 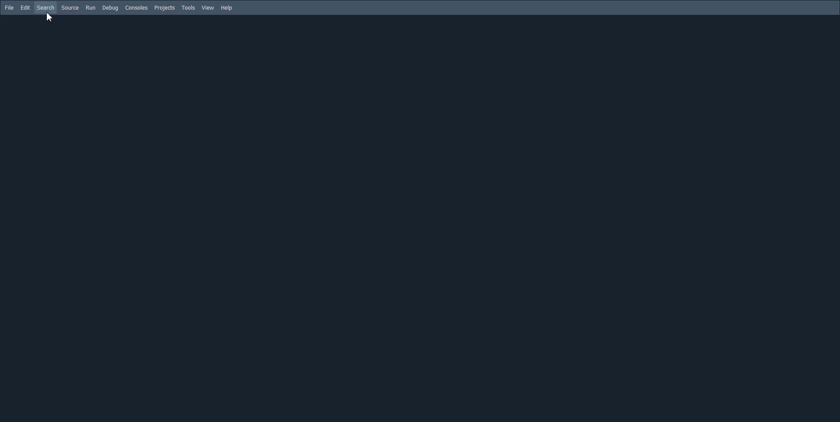 I want to click on Debug, so click(x=111, y=7).